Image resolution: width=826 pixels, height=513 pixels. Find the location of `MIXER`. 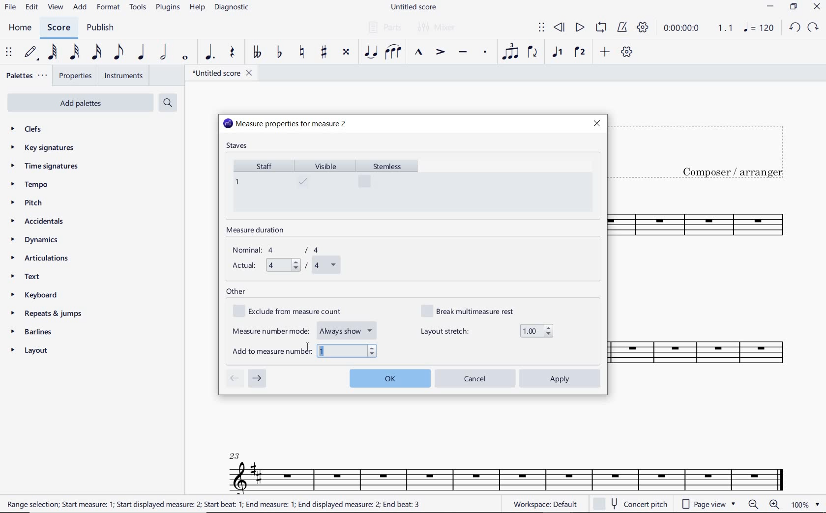

MIXER is located at coordinates (437, 28).